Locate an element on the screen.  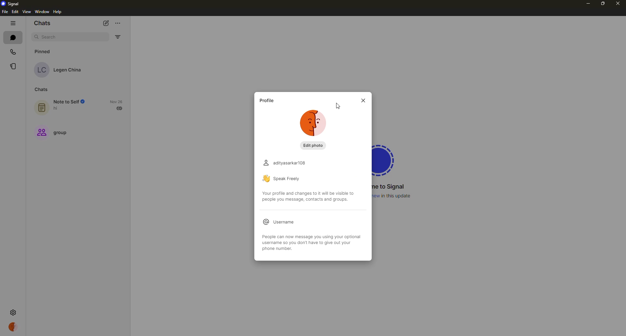
view is located at coordinates (26, 12).